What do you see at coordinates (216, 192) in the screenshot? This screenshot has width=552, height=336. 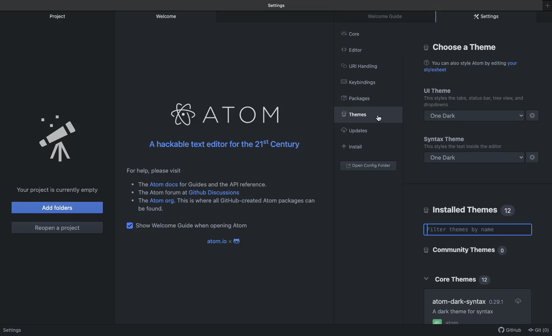 I see ` Github Discussions` at bounding box center [216, 192].